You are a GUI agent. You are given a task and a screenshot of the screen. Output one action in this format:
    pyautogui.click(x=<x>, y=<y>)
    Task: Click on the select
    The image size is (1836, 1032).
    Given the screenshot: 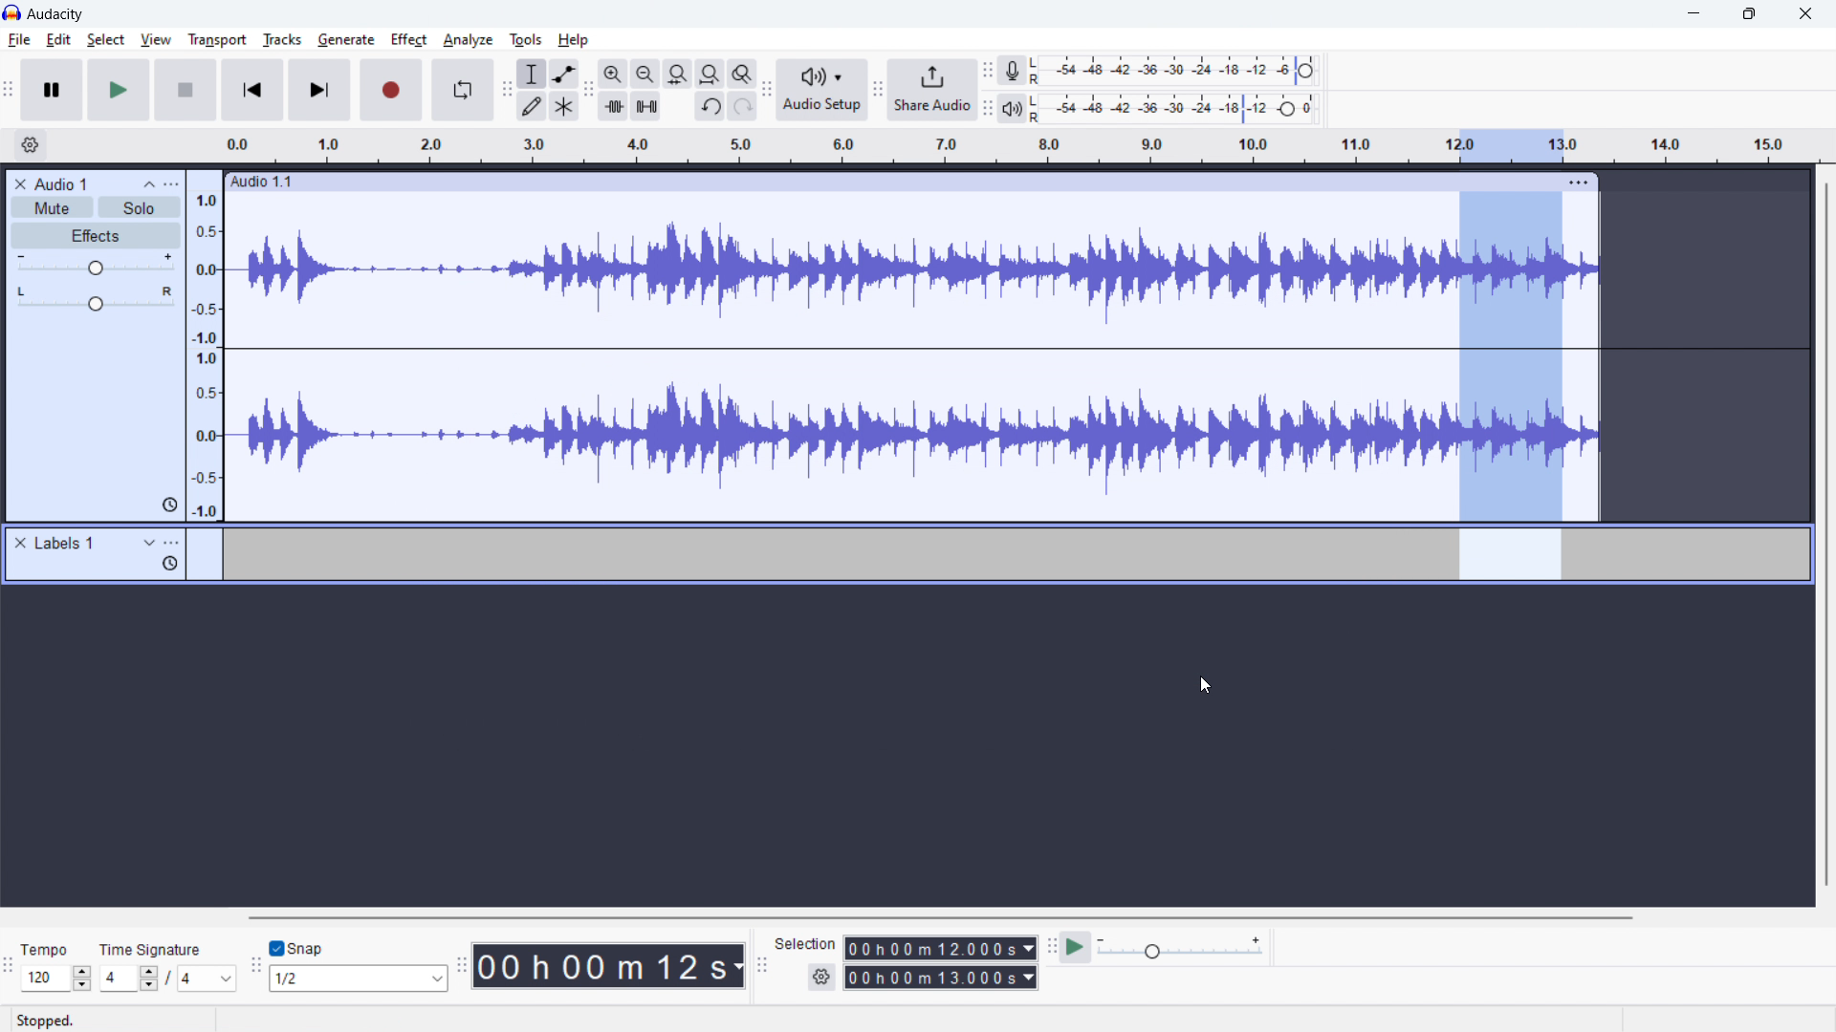 What is the action you would take?
    pyautogui.click(x=105, y=39)
    